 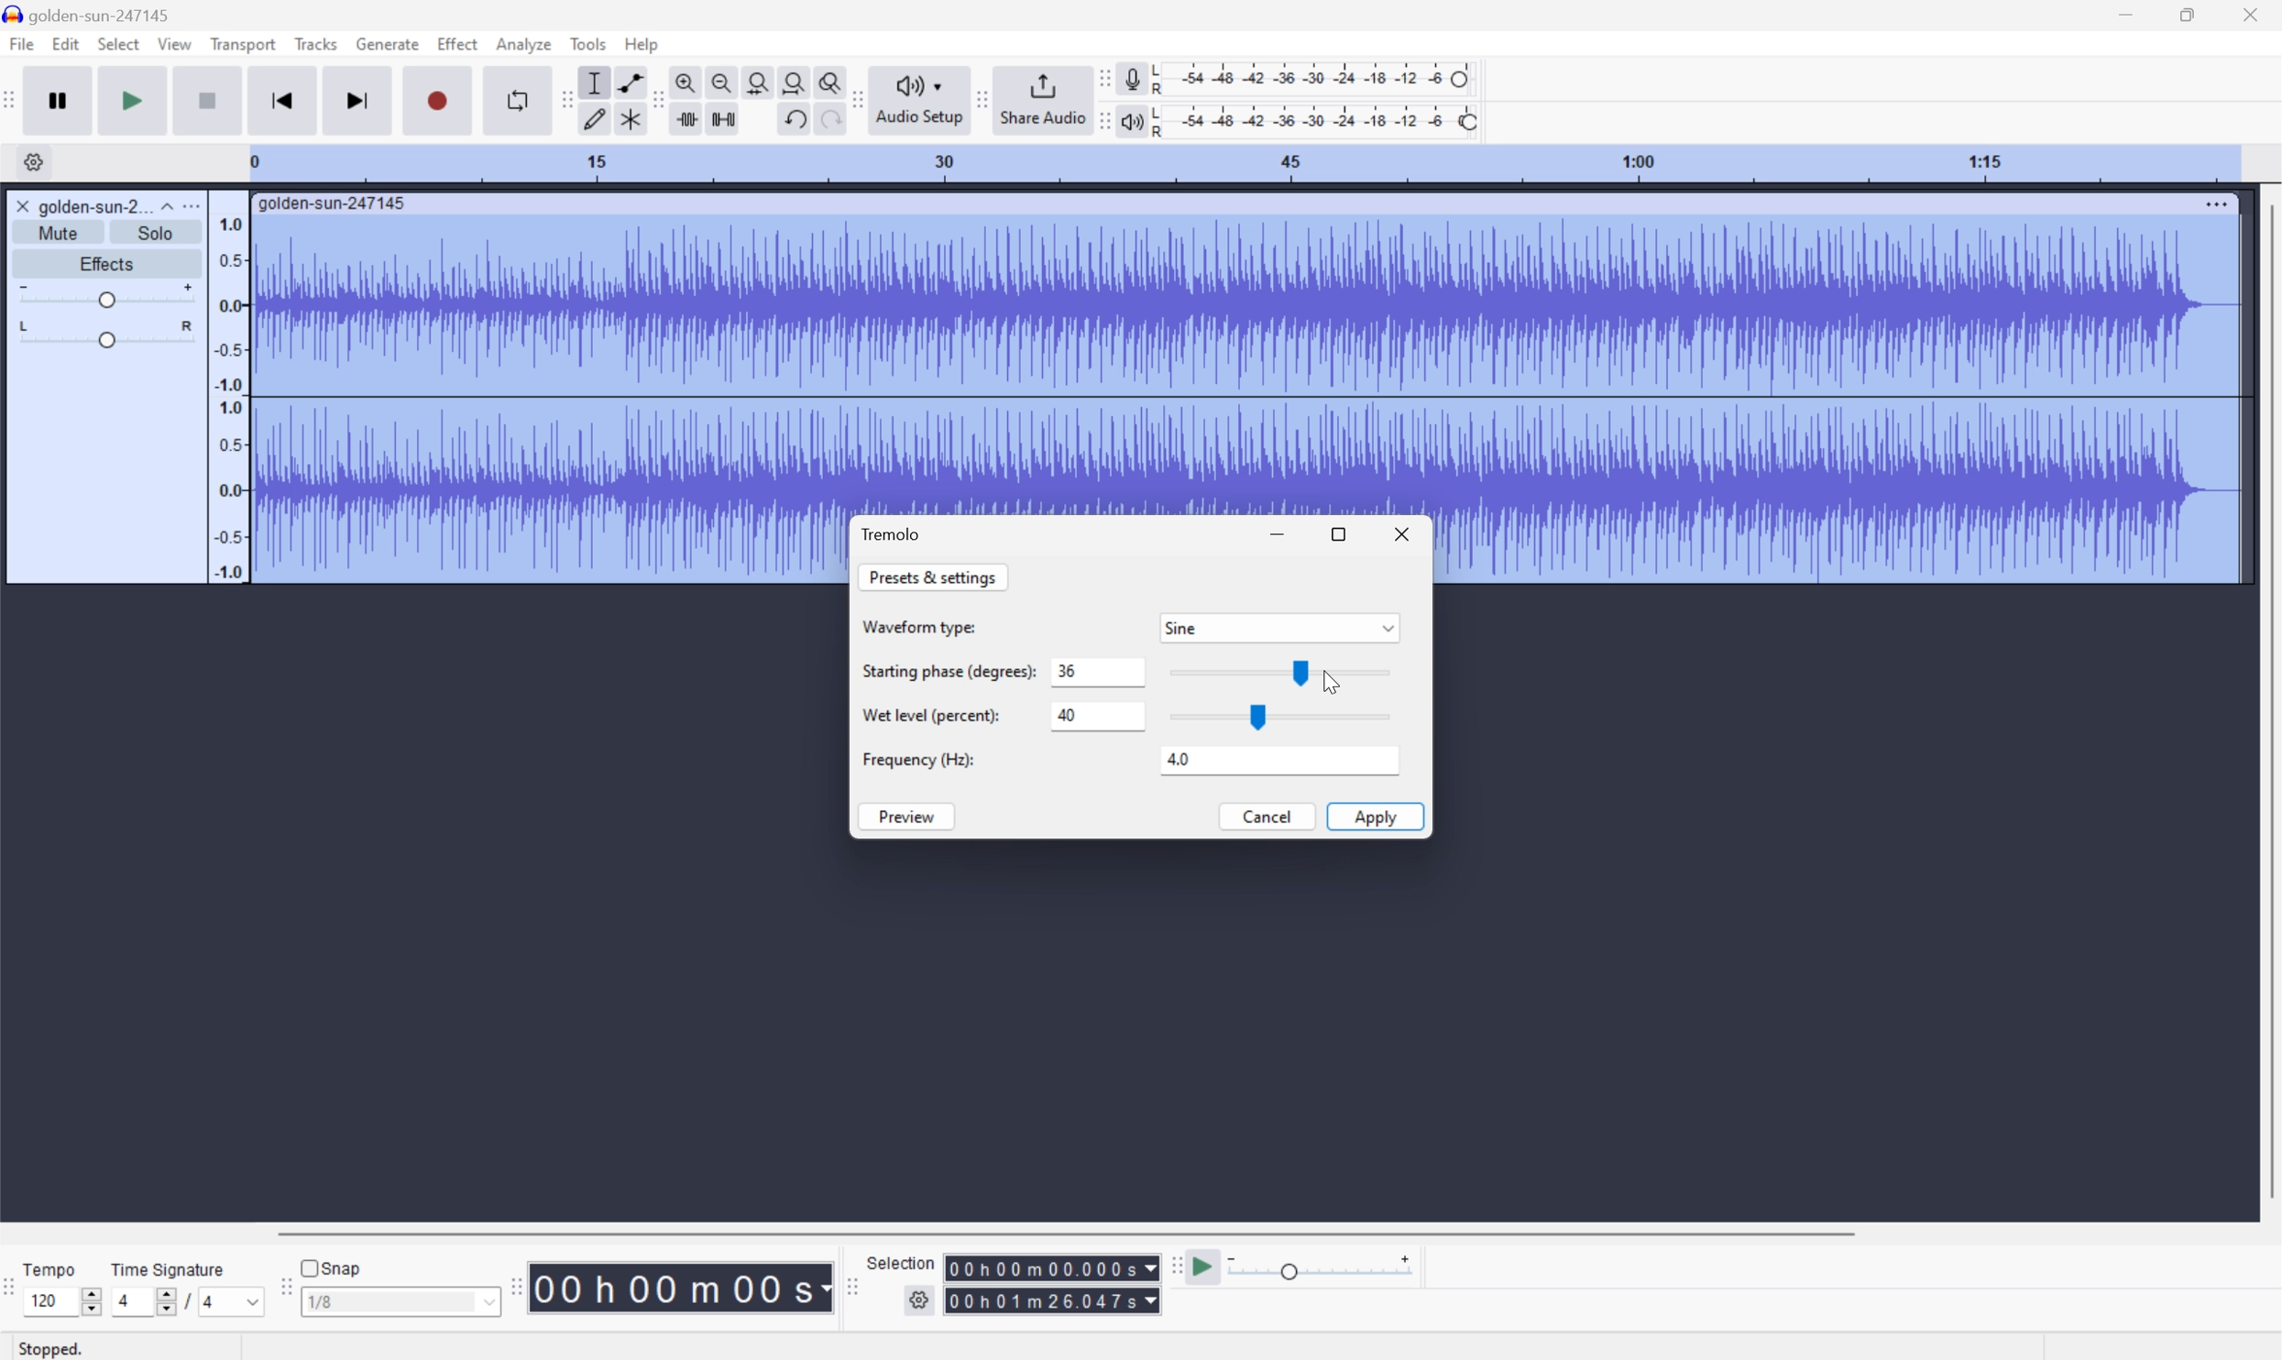 I want to click on Help, so click(x=642, y=42).